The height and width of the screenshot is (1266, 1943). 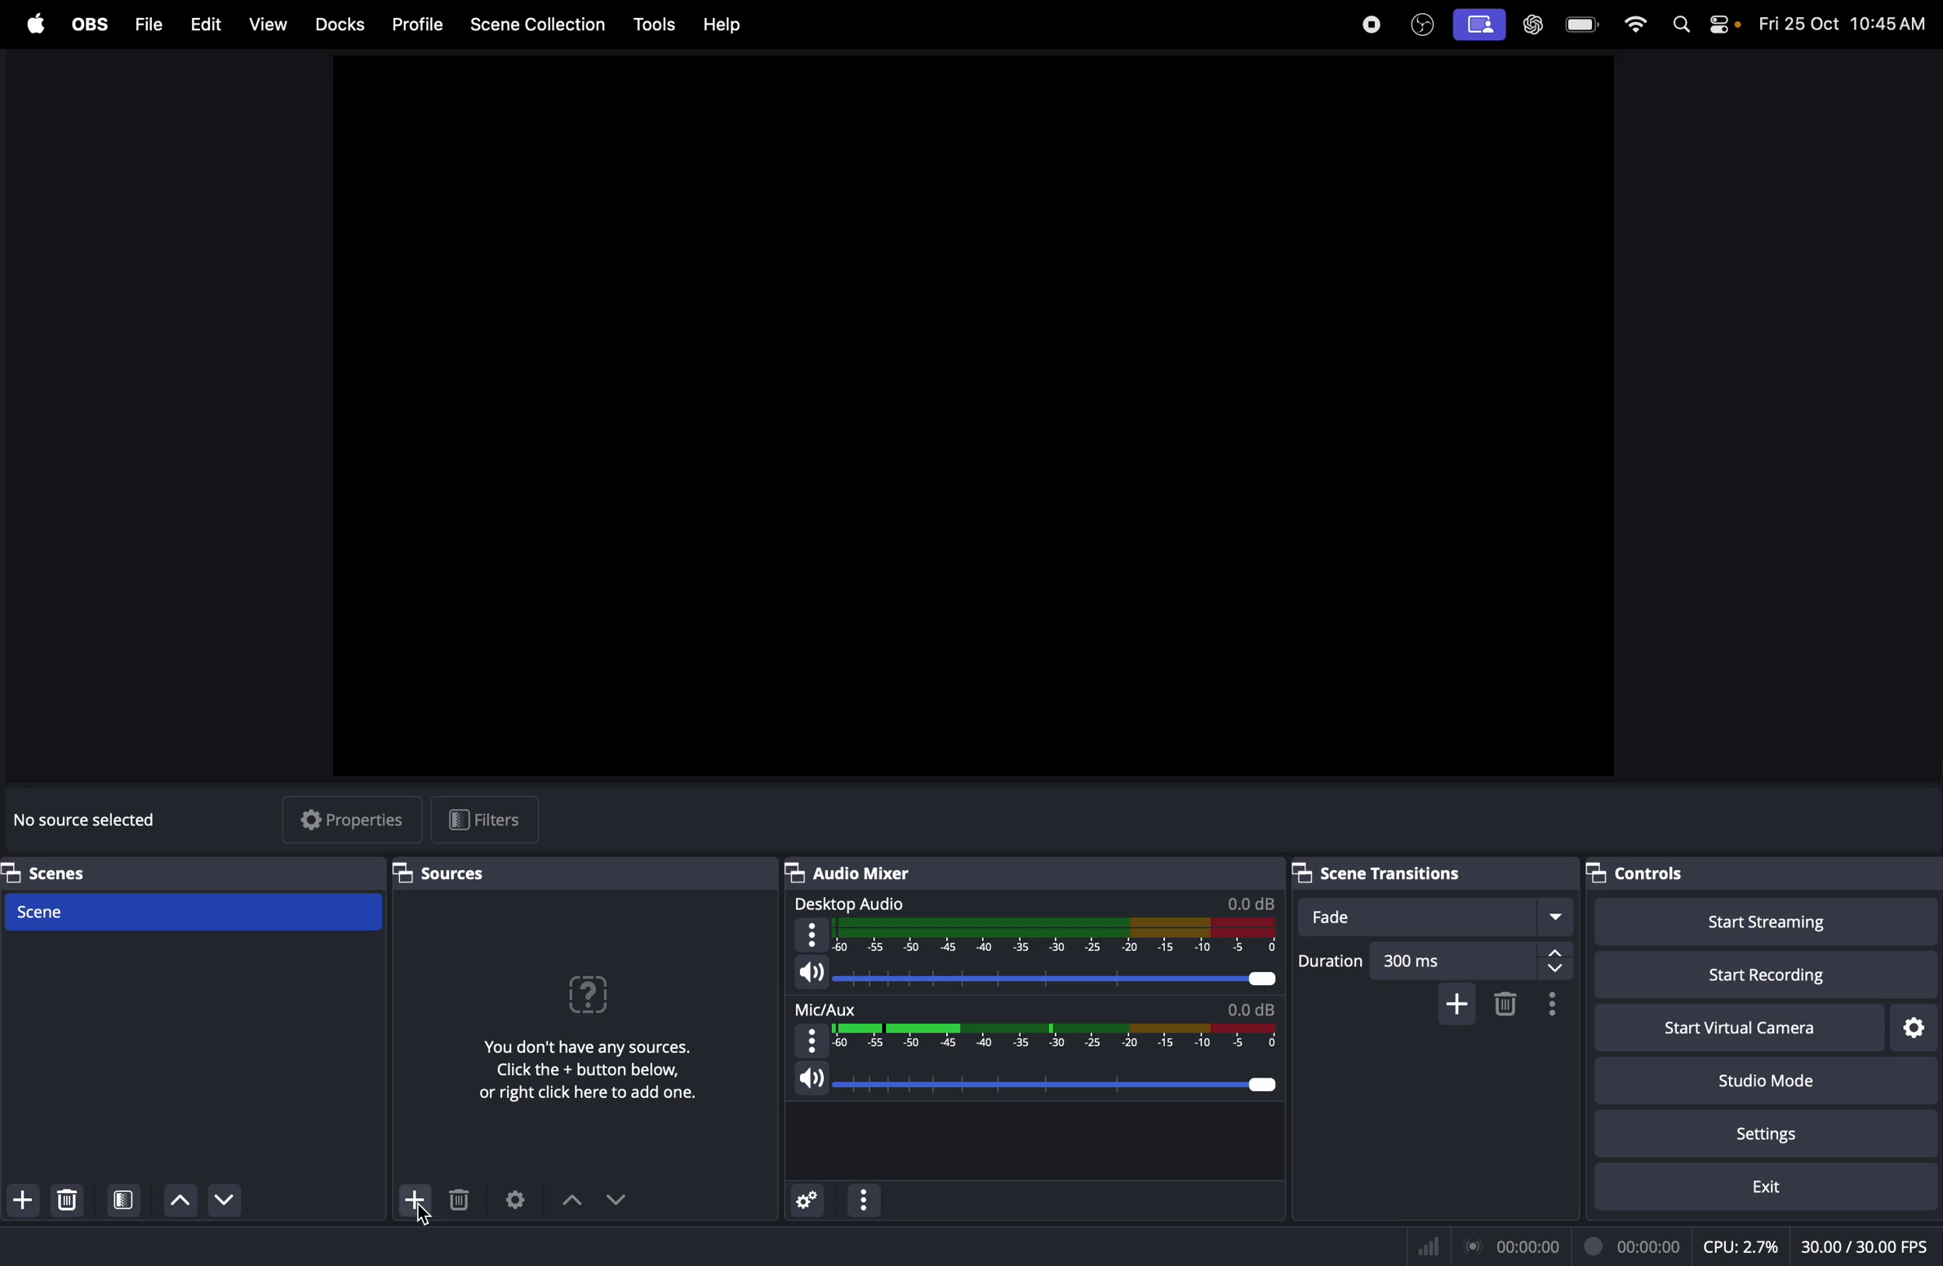 What do you see at coordinates (728, 26) in the screenshot?
I see `help` at bounding box center [728, 26].